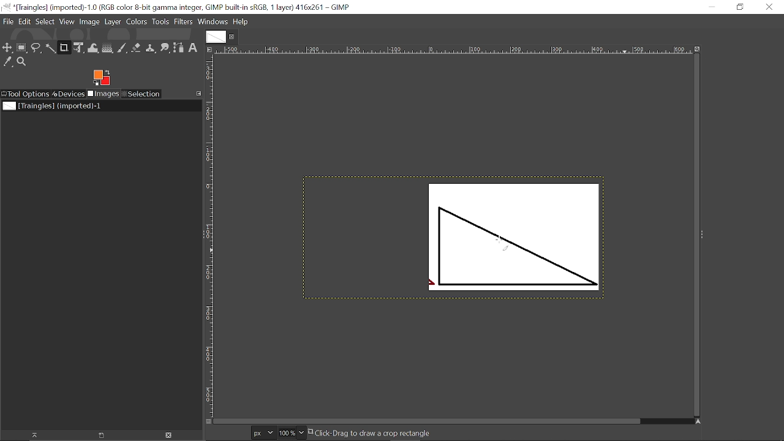 This screenshot has height=441, width=784. I want to click on Crop tool, so click(64, 48).